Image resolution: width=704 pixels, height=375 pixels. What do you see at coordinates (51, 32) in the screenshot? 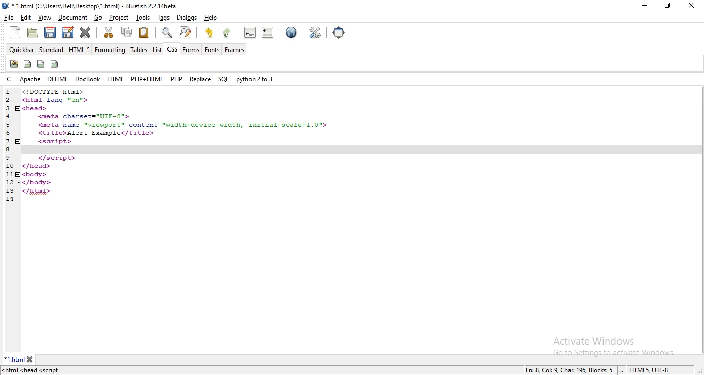
I see `save` at bounding box center [51, 32].